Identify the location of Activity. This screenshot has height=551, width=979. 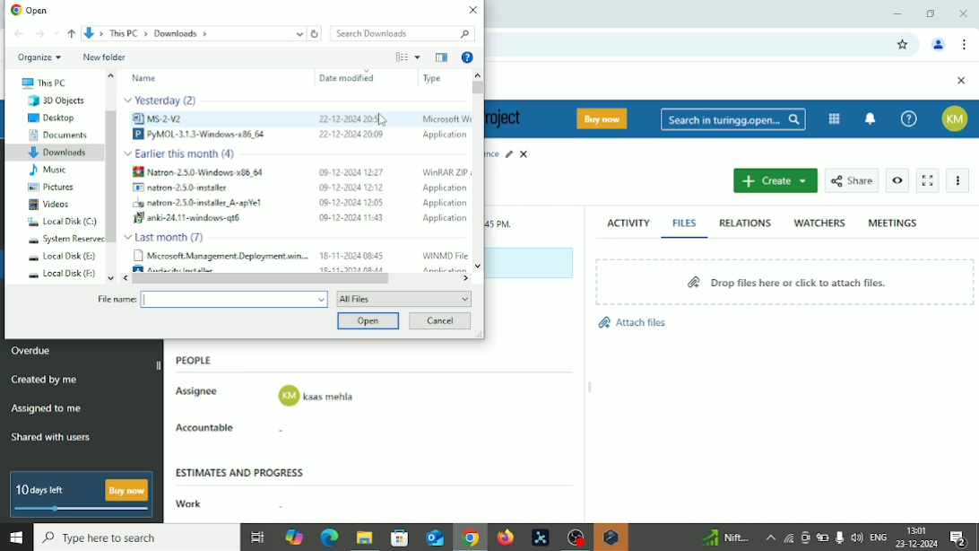
(628, 221).